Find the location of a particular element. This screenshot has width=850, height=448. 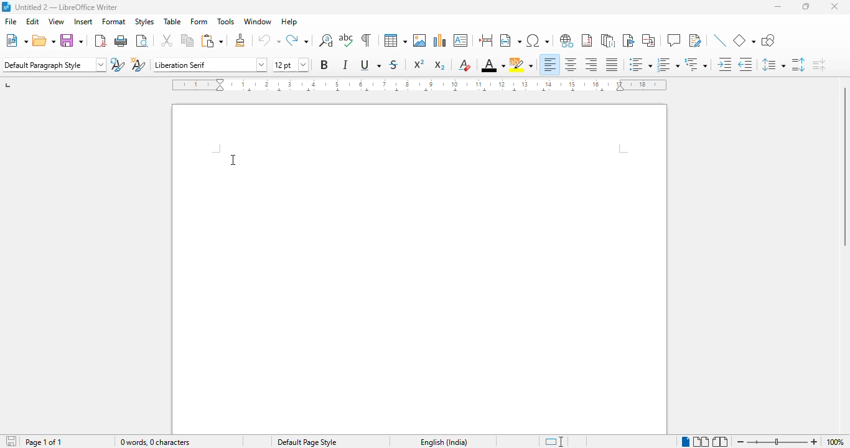

title is located at coordinates (67, 7).